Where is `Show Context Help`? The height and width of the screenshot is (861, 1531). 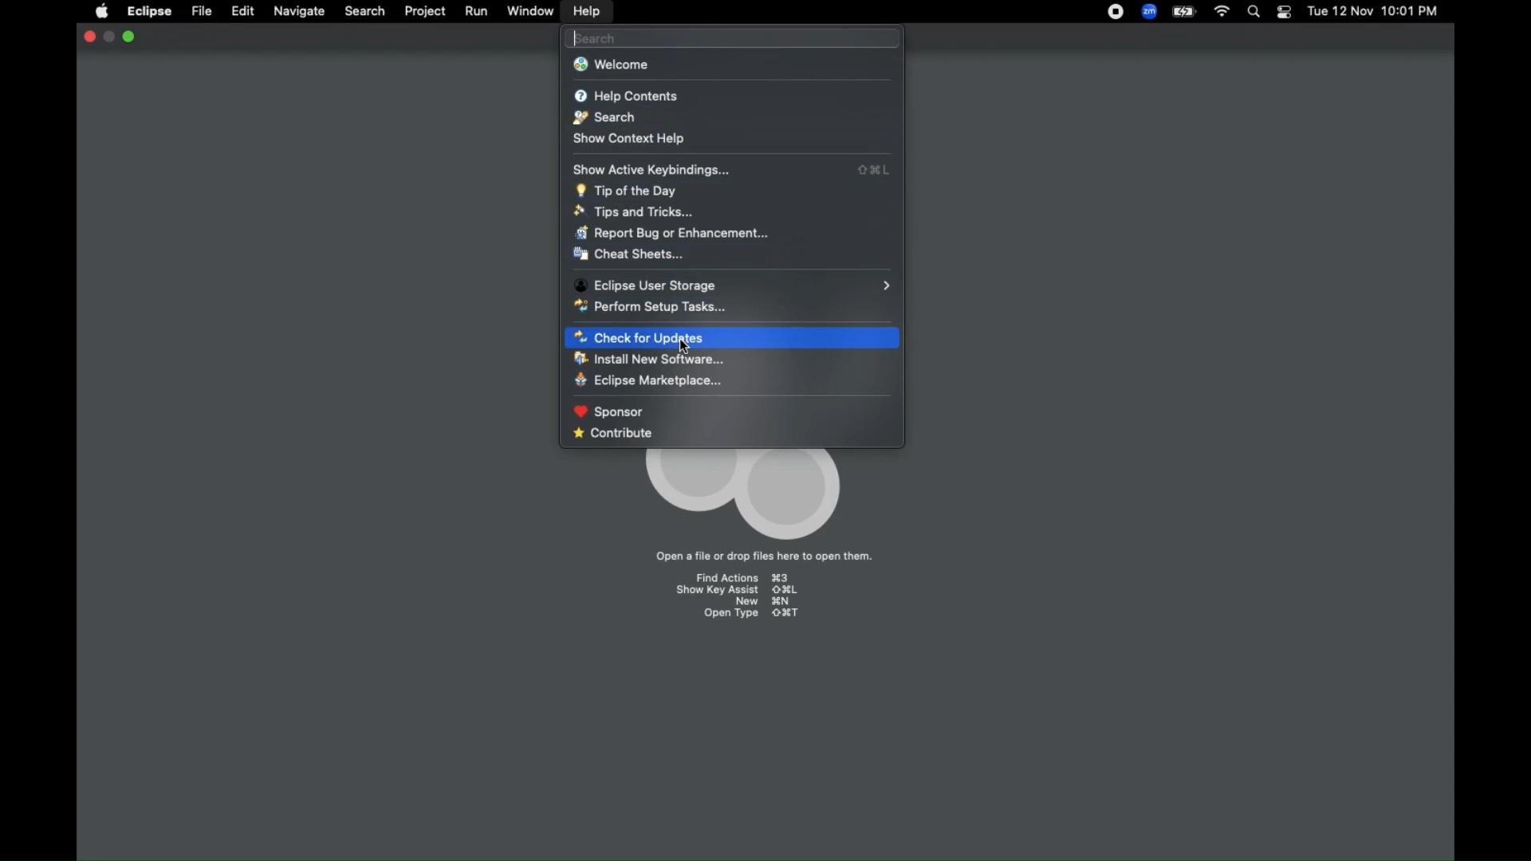 Show Context Help is located at coordinates (733, 141).